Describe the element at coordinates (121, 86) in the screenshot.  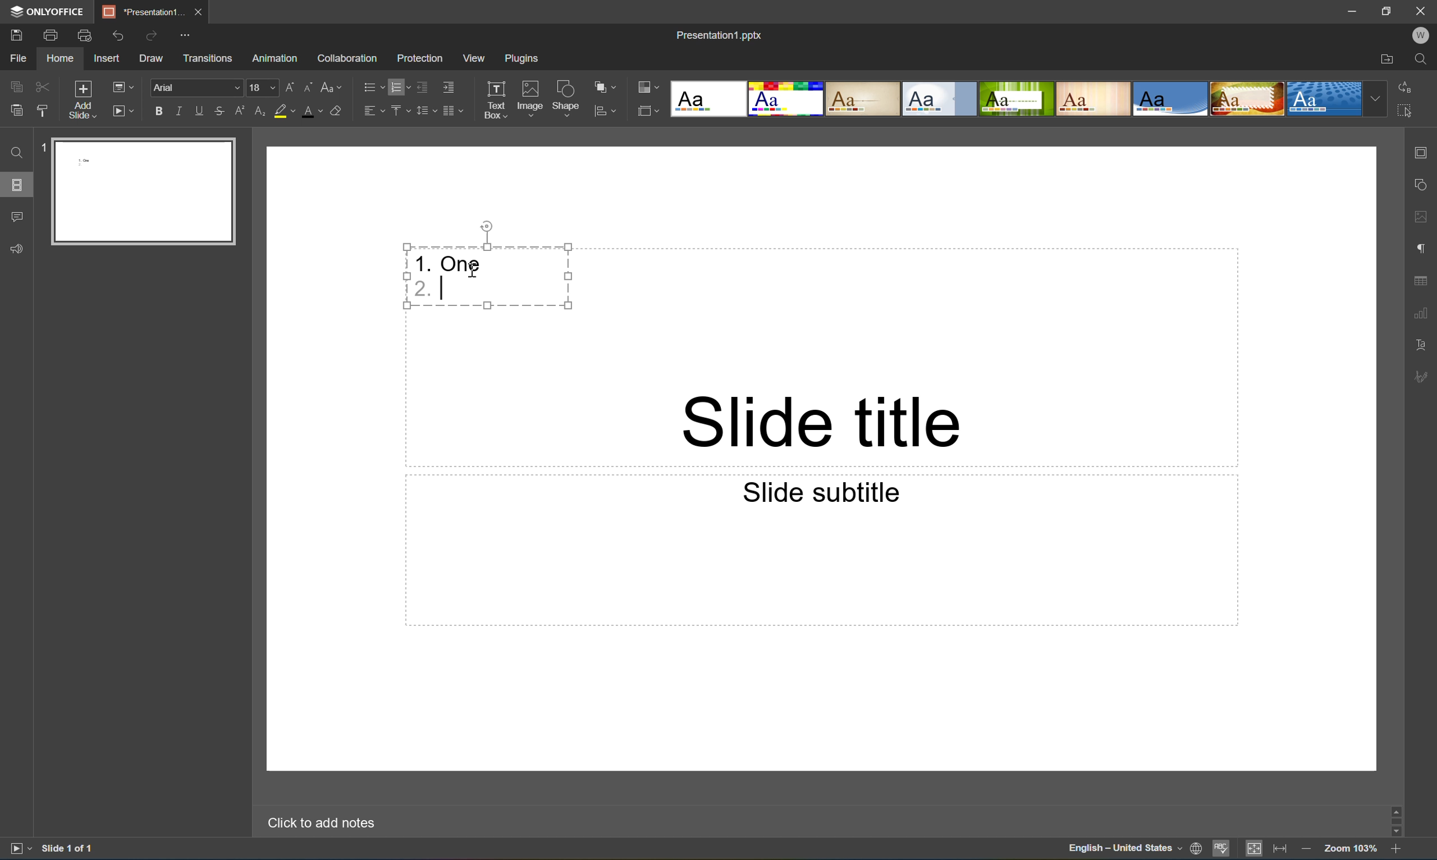
I see `Change slide layout` at that location.